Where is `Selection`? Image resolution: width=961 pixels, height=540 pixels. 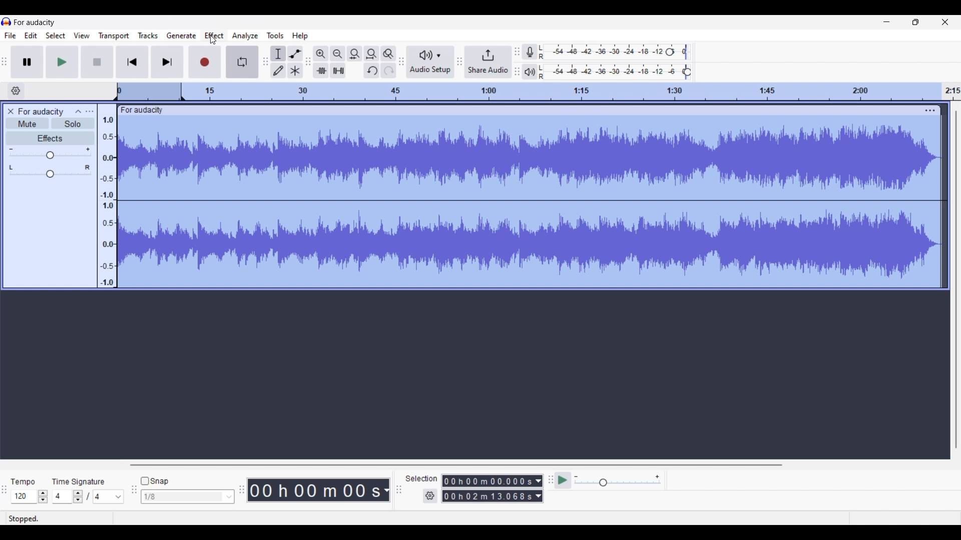
Selection is located at coordinates (421, 479).